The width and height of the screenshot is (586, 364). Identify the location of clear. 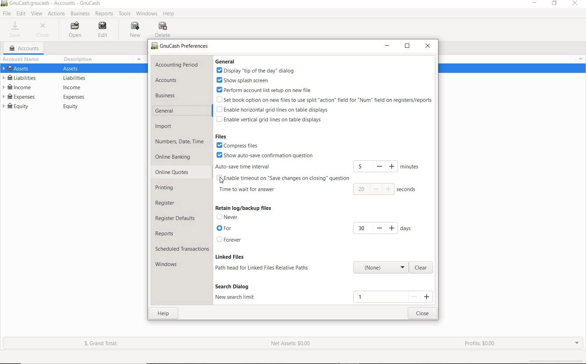
(423, 267).